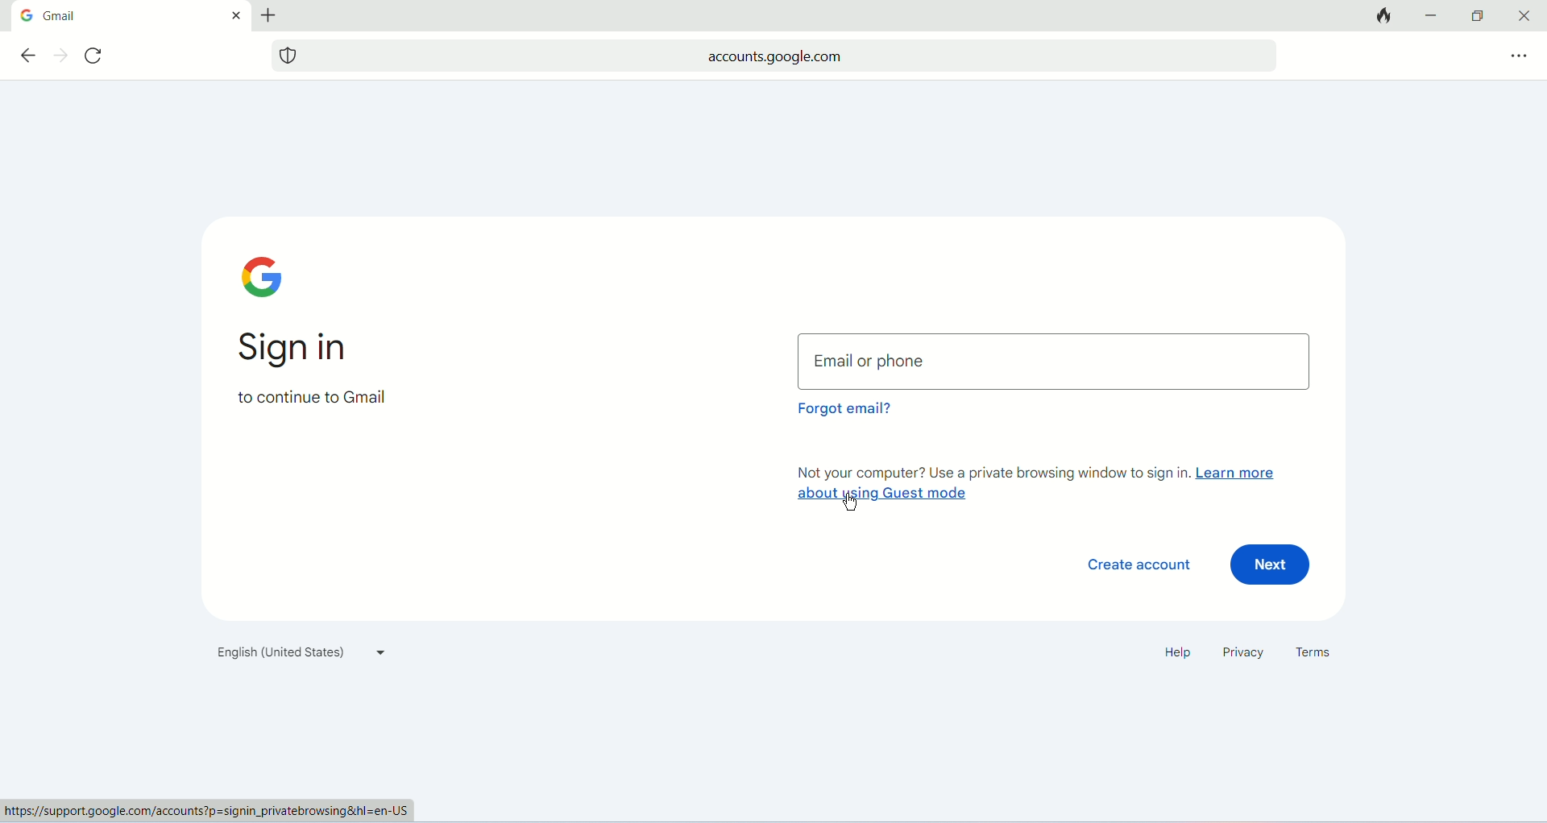 The width and height of the screenshot is (1547, 823). I want to click on sign in, so click(304, 350).